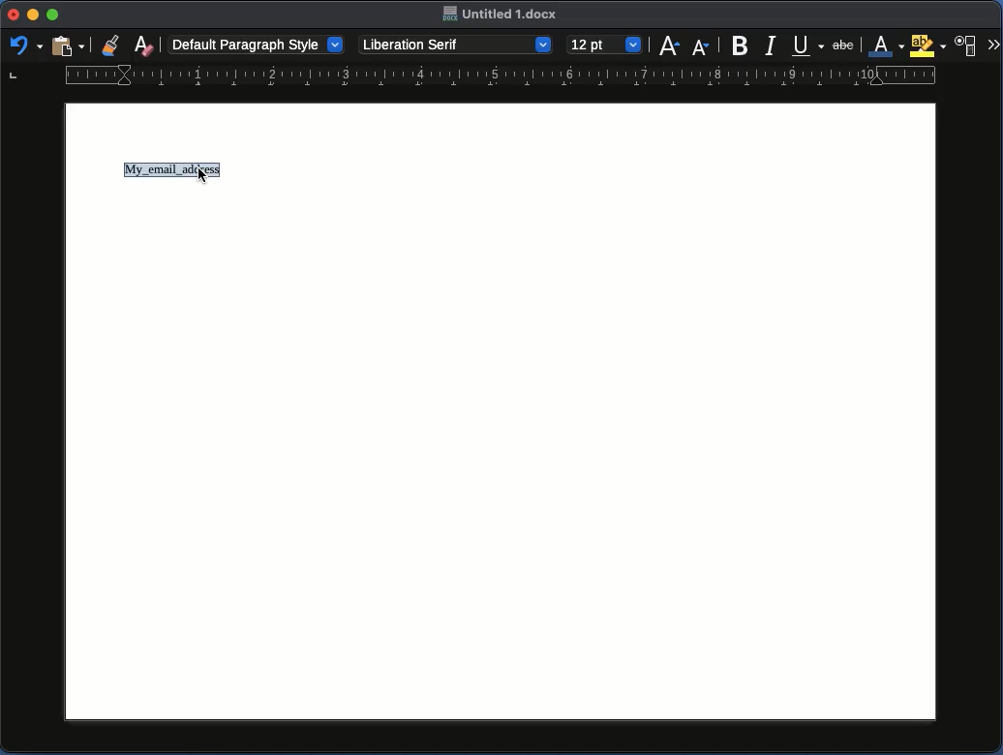 Image resolution: width=1003 pixels, height=755 pixels. What do you see at coordinates (24, 45) in the screenshot?
I see `Redo` at bounding box center [24, 45].